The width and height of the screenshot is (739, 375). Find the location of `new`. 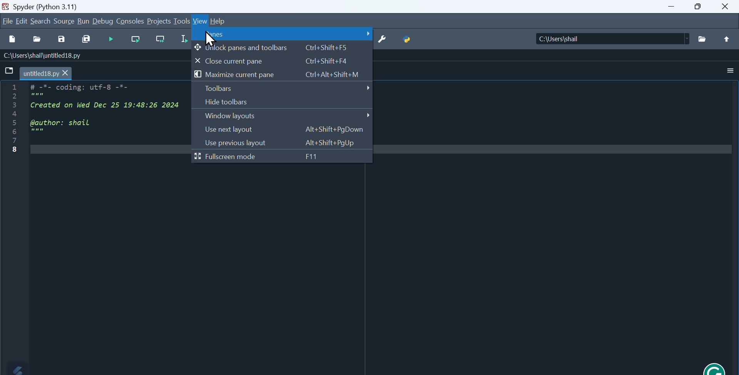

new is located at coordinates (11, 37).